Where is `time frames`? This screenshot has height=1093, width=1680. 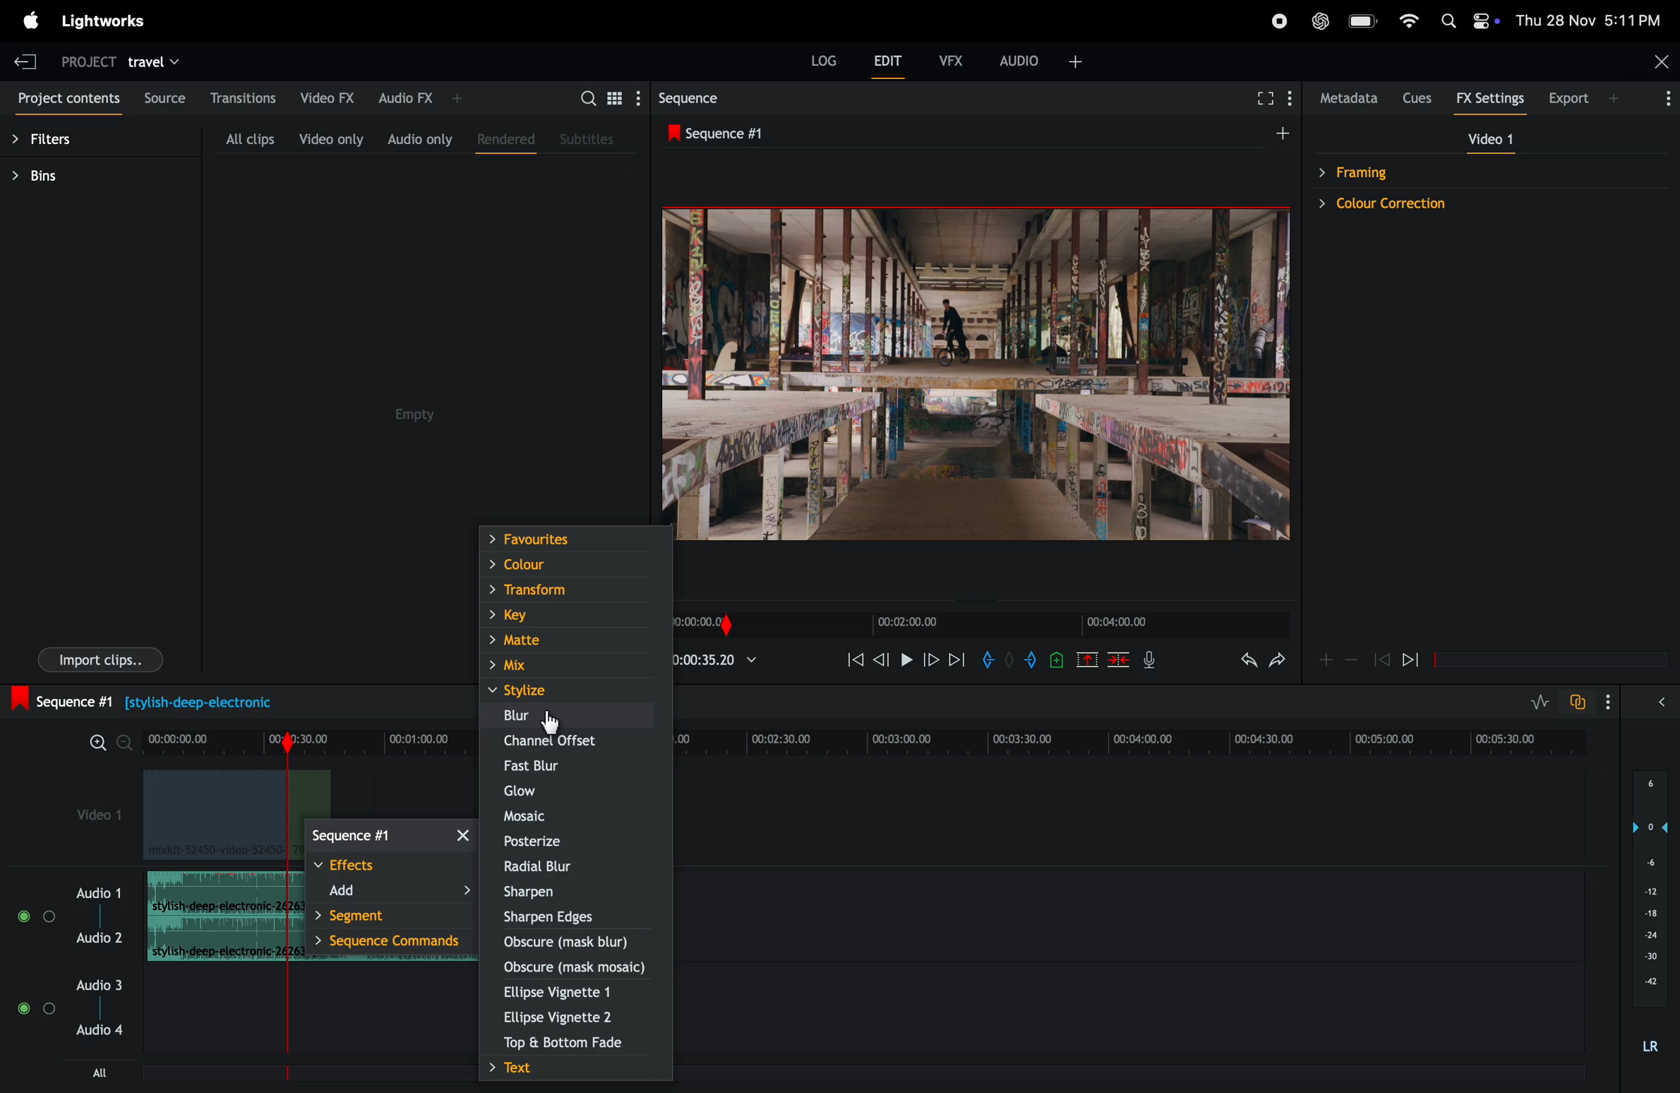 time frames is located at coordinates (982, 625).